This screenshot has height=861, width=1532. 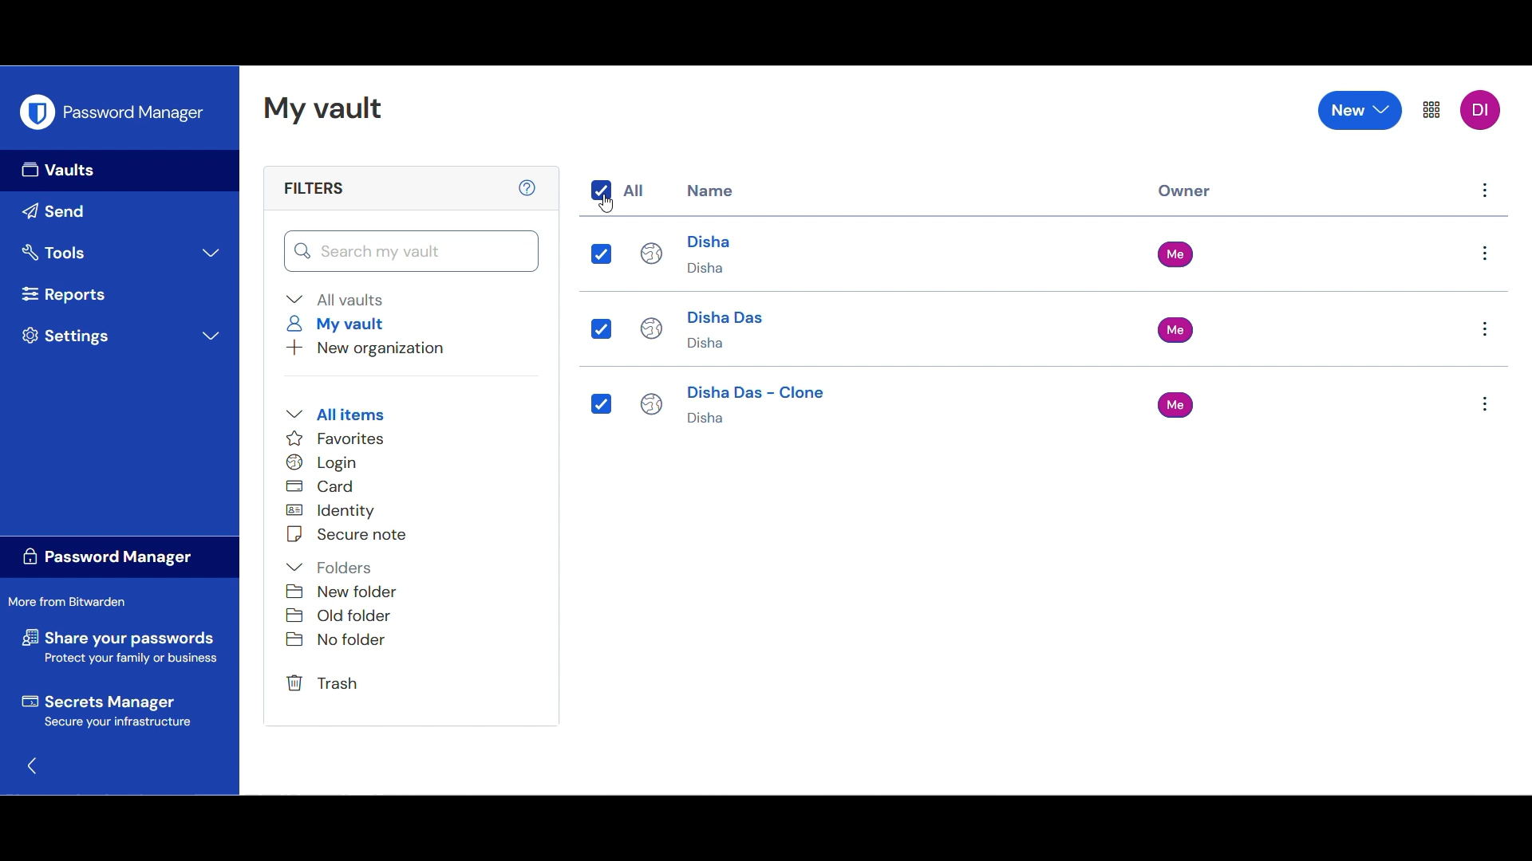 What do you see at coordinates (413, 251) in the screenshot?
I see `Search my vault` at bounding box center [413, 251].